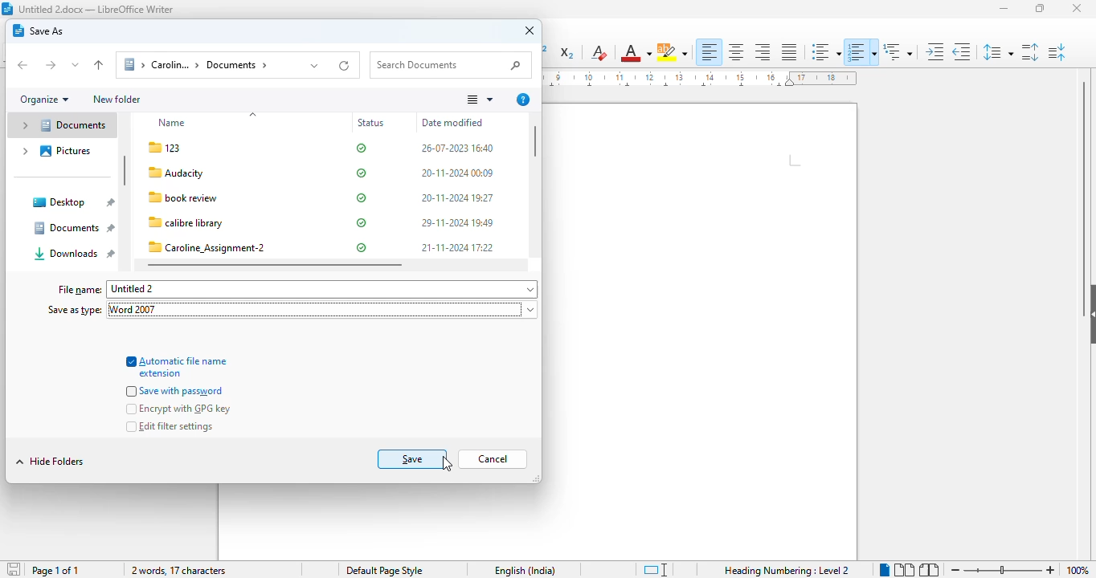 The image size is (1096, 578). What do you see at coordinates (861, 52) in the screenshot?
I see `toggle ordered list` at bounding box center [861, 52].